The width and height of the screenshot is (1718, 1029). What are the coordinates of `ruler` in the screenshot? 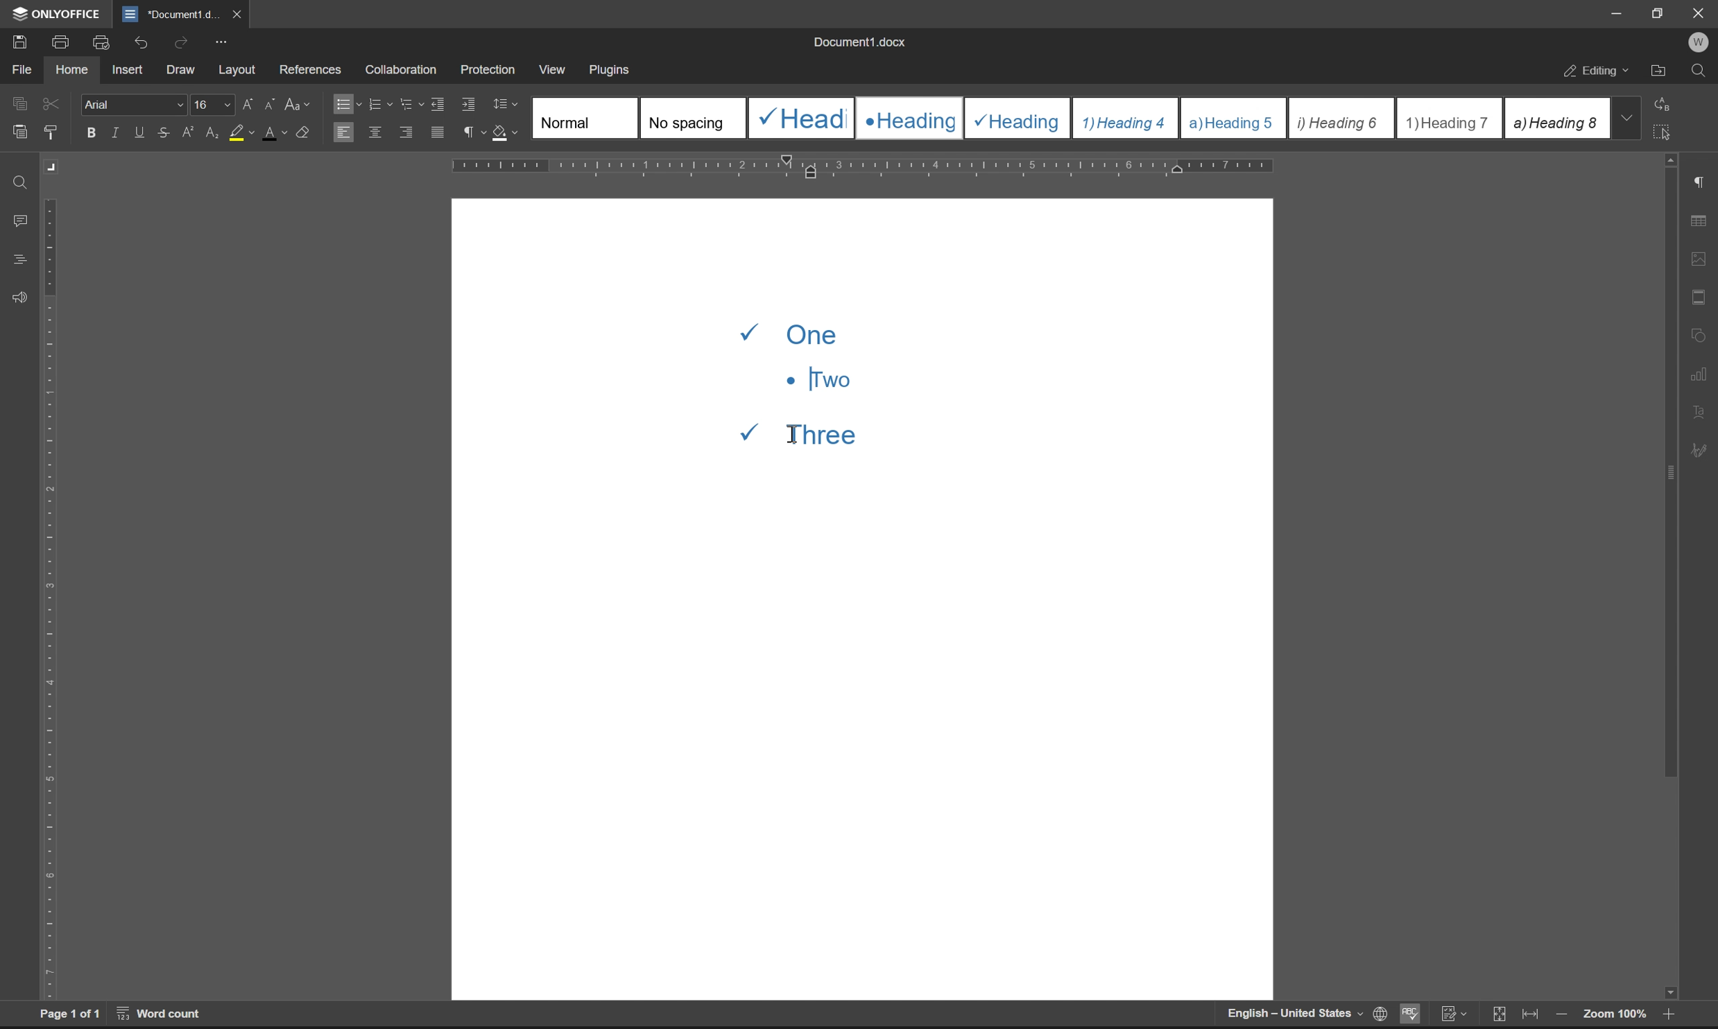 It's located at (51, 598).